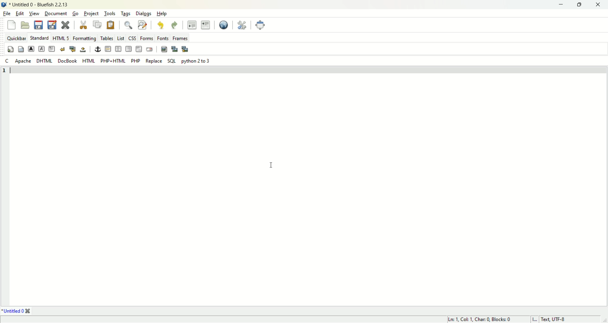 Image resolution: width=608 pixels, height=323 pixels. Describe the element at coordinates (111, 26) in the screenshot. I see `paste` at that location.